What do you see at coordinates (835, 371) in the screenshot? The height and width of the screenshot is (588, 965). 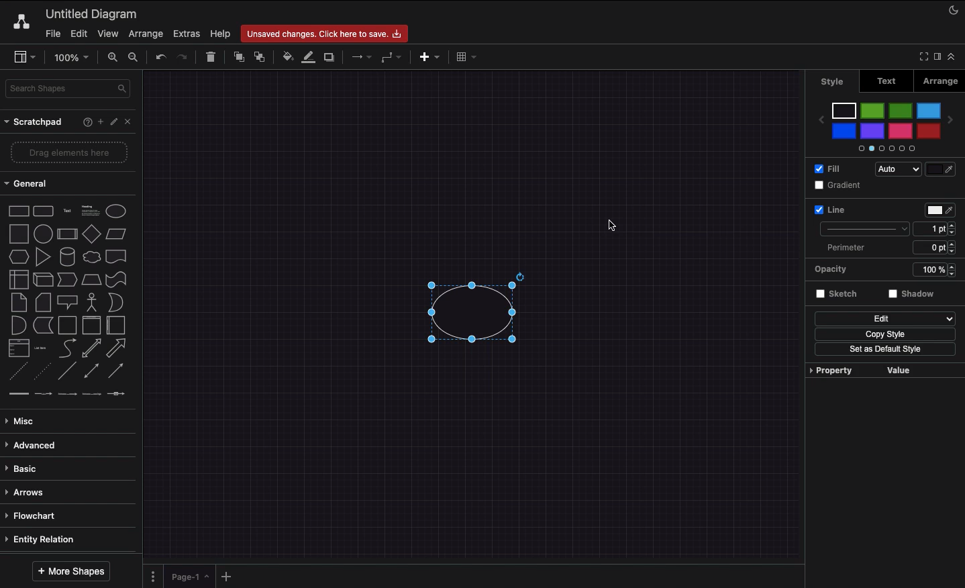 I see `Property` at bounding box center [835, 371].